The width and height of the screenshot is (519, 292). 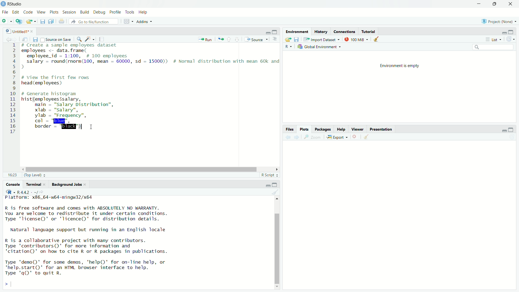 What do you see at coordinates (275, 185) in the screenshot?
I see `Maximise ` at bounding box center [275, 185].